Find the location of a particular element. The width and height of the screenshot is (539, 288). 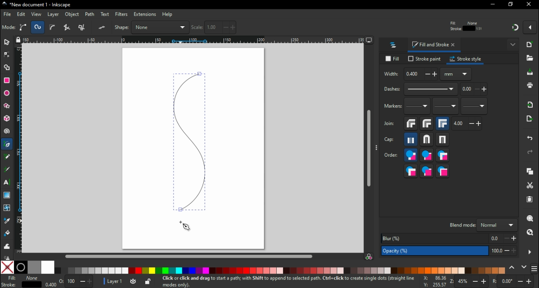

show is located at coordinates (513, 45).